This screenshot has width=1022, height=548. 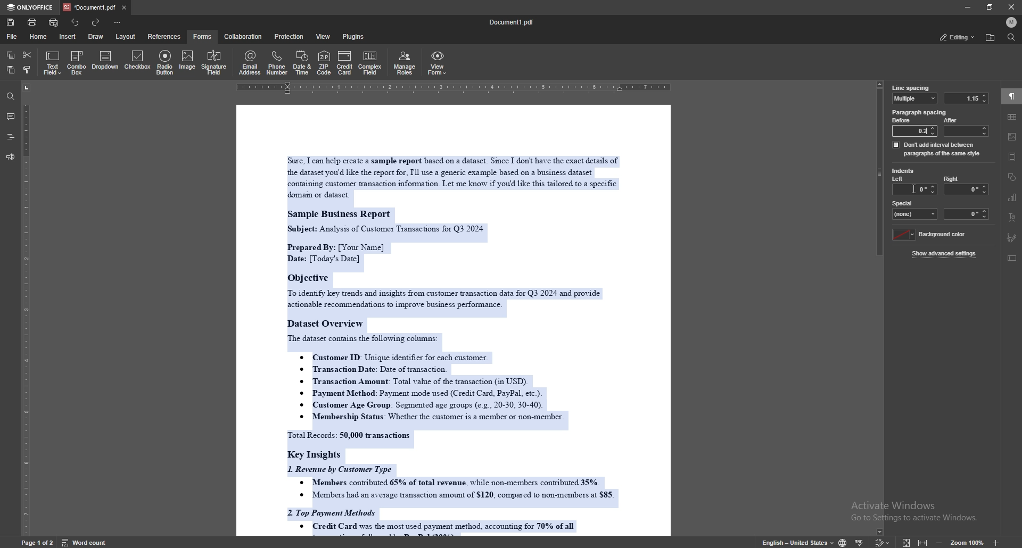 What do you see at coordinates (906, 542) in the screenshot?
I see `fit to screen` at bounding box center [906, 542].